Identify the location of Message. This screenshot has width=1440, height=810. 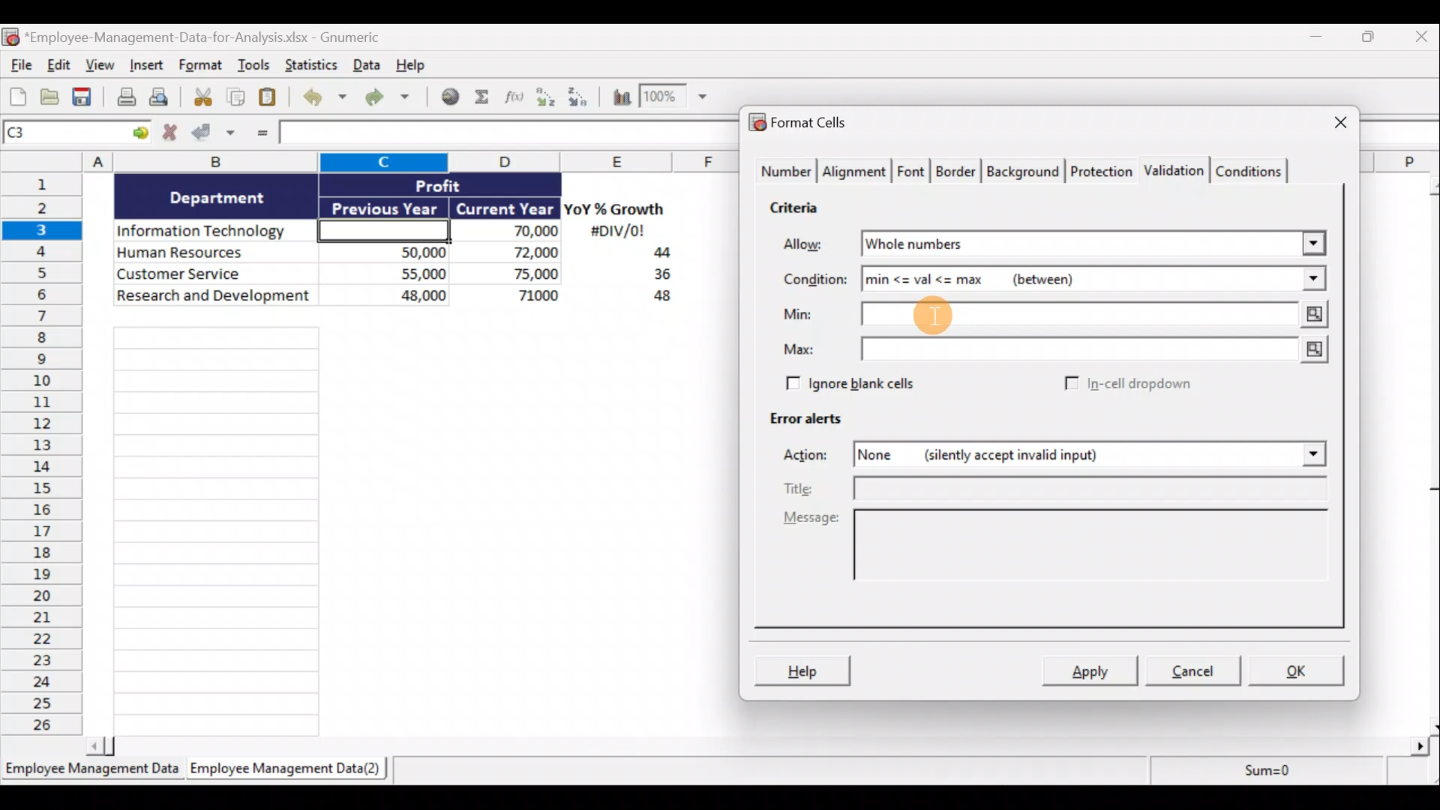
(1052, 556).